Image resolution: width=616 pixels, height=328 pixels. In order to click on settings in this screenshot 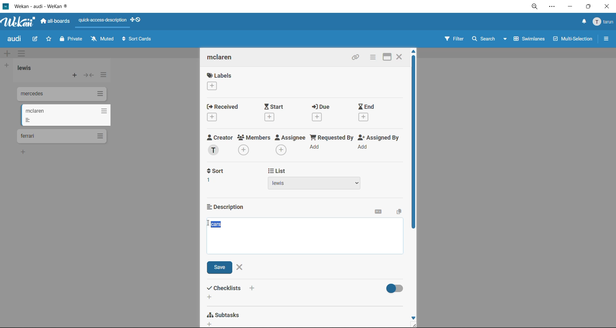, I will do `click(552, 7)`.